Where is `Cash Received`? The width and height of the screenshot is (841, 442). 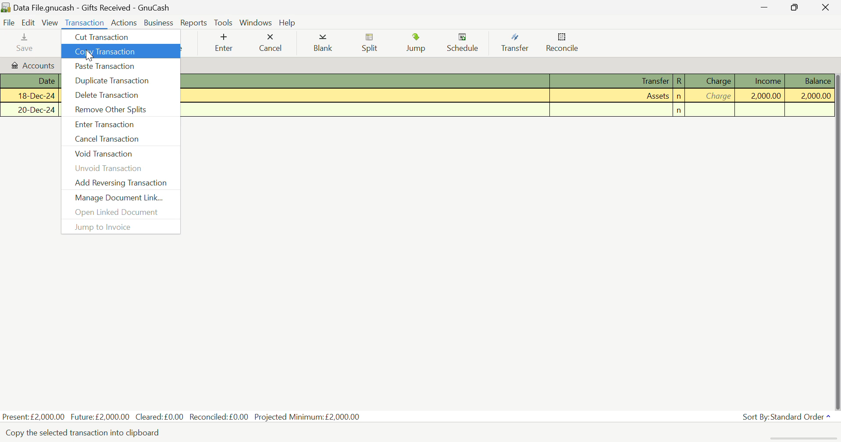 Cash Received is located at coordinates (366, 96).